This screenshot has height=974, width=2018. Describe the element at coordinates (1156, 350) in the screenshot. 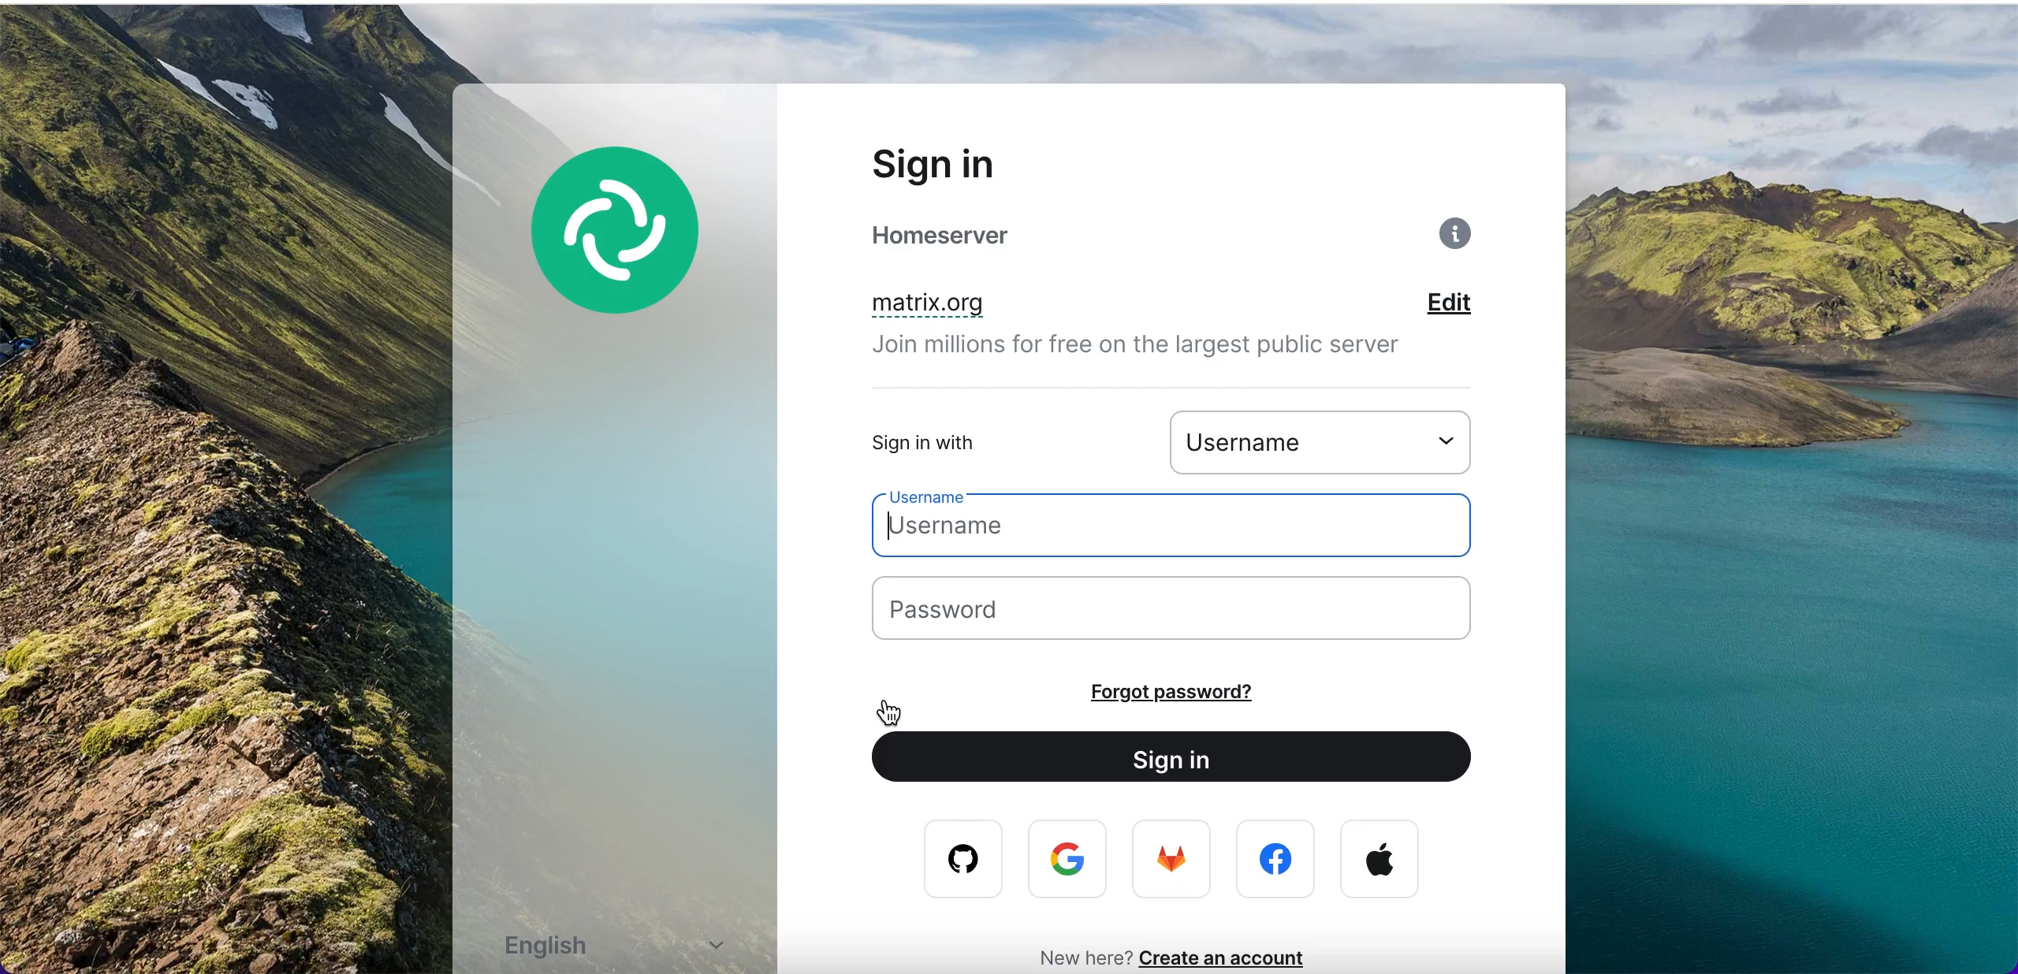

I see `join millions for free on the largest public server` at that location.